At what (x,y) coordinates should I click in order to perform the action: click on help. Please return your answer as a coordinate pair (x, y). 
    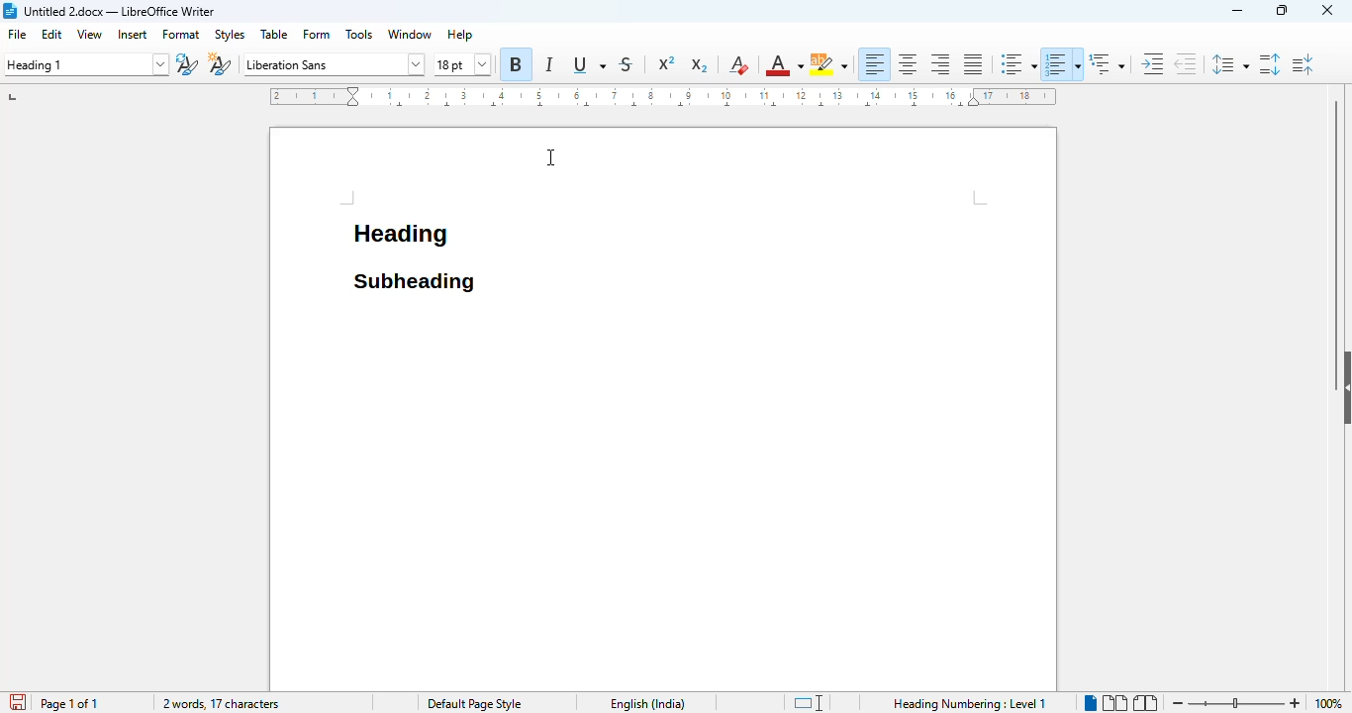
    Looking at the image, I should click on (459, 34).